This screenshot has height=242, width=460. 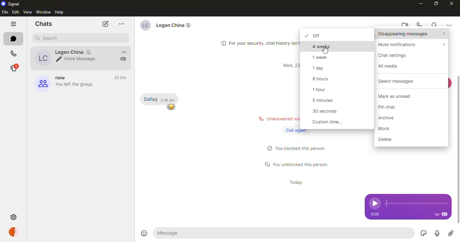 I want to click on contact, so click(x=68, y=58).